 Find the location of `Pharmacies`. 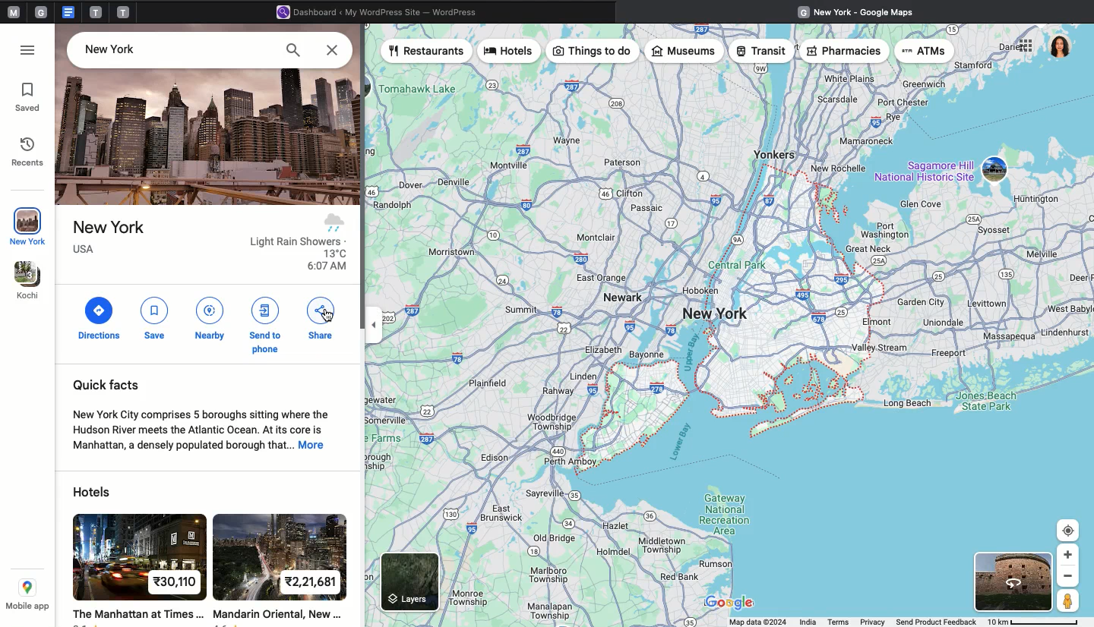

Pharmacies is located at coordinates (844, 52).